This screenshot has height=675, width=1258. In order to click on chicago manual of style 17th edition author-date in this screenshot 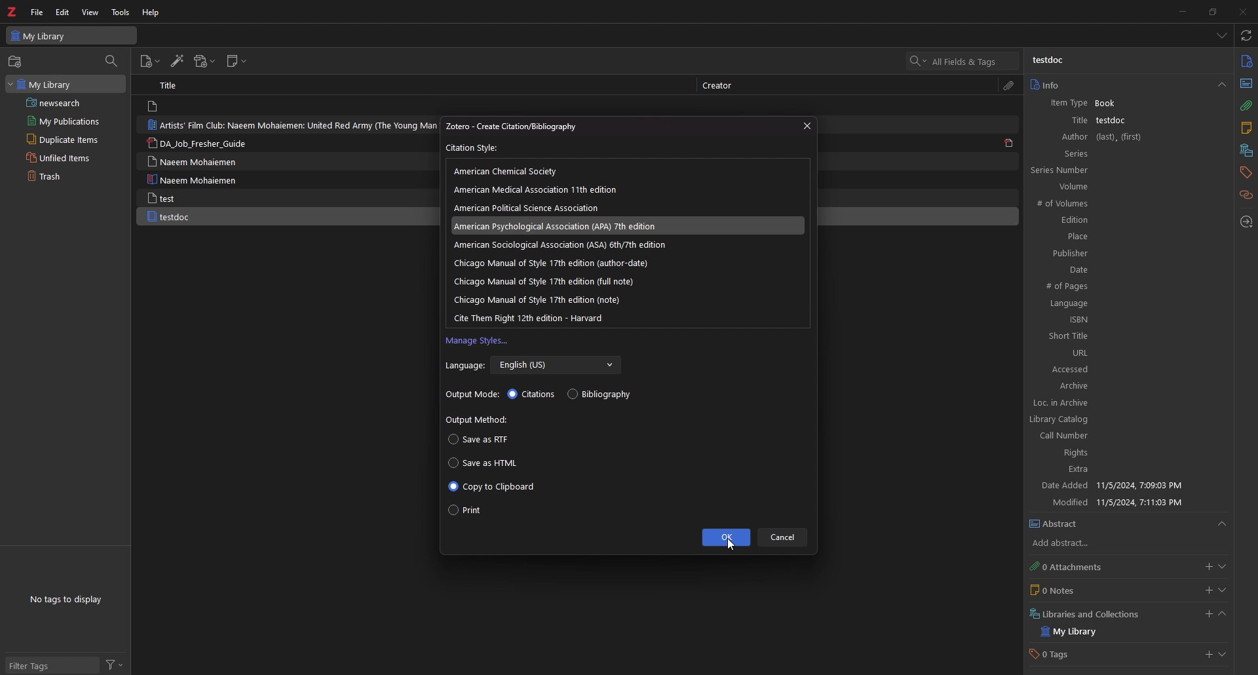, I will do `click(550, 263)`.